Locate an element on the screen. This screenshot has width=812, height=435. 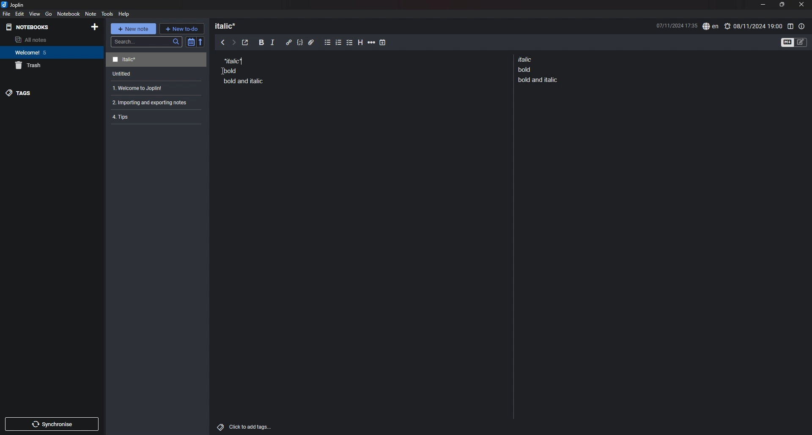
sync is located at coordinates (52, 424).